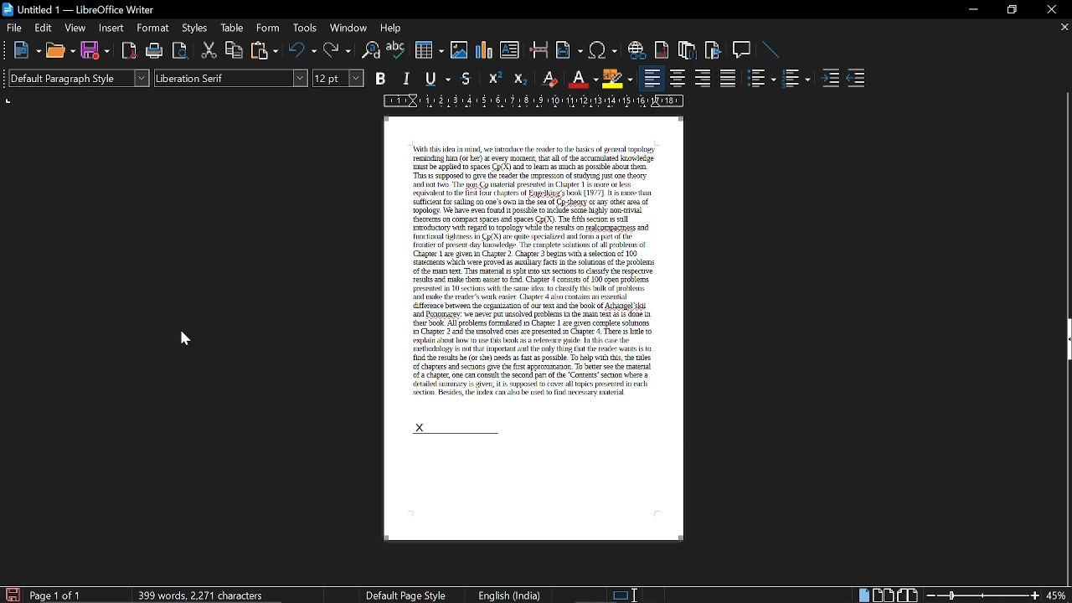 This screenshot has width=1072, height=603. I want to click on justified, so click(728, 79).